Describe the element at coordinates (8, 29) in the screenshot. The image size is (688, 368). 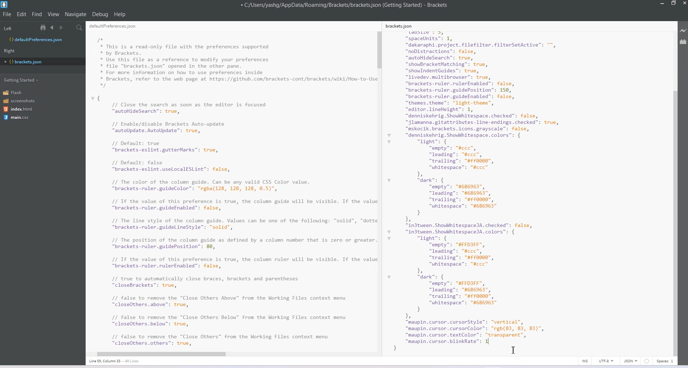
I see `Left` at that location.